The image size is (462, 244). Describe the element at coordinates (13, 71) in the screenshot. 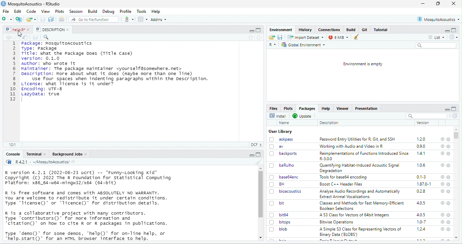

I see `numbering line` at that location.